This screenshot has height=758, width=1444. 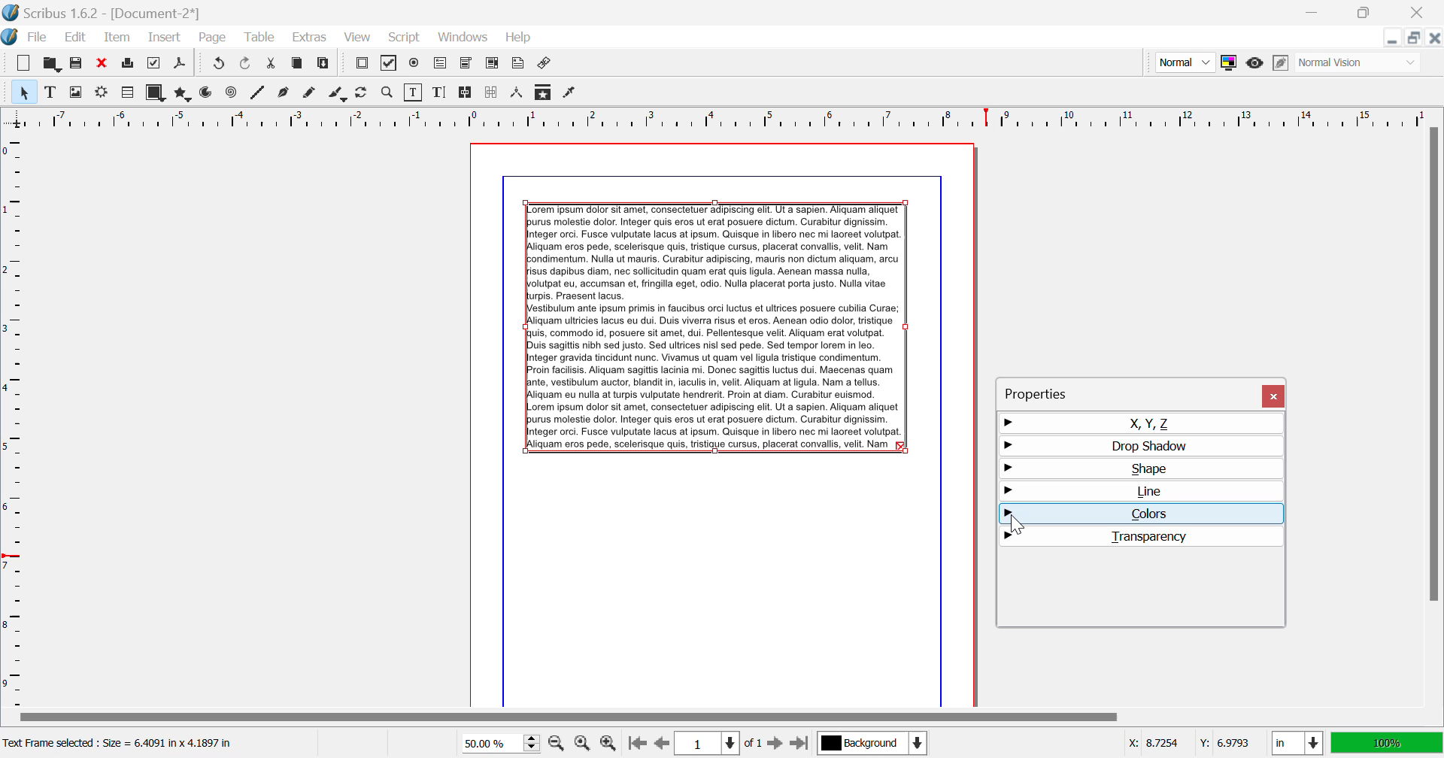 What do you see at coordinates (14, 419) in the screenshot?
I see `Horizontal Page Margins` at bounding box center [14, 419].